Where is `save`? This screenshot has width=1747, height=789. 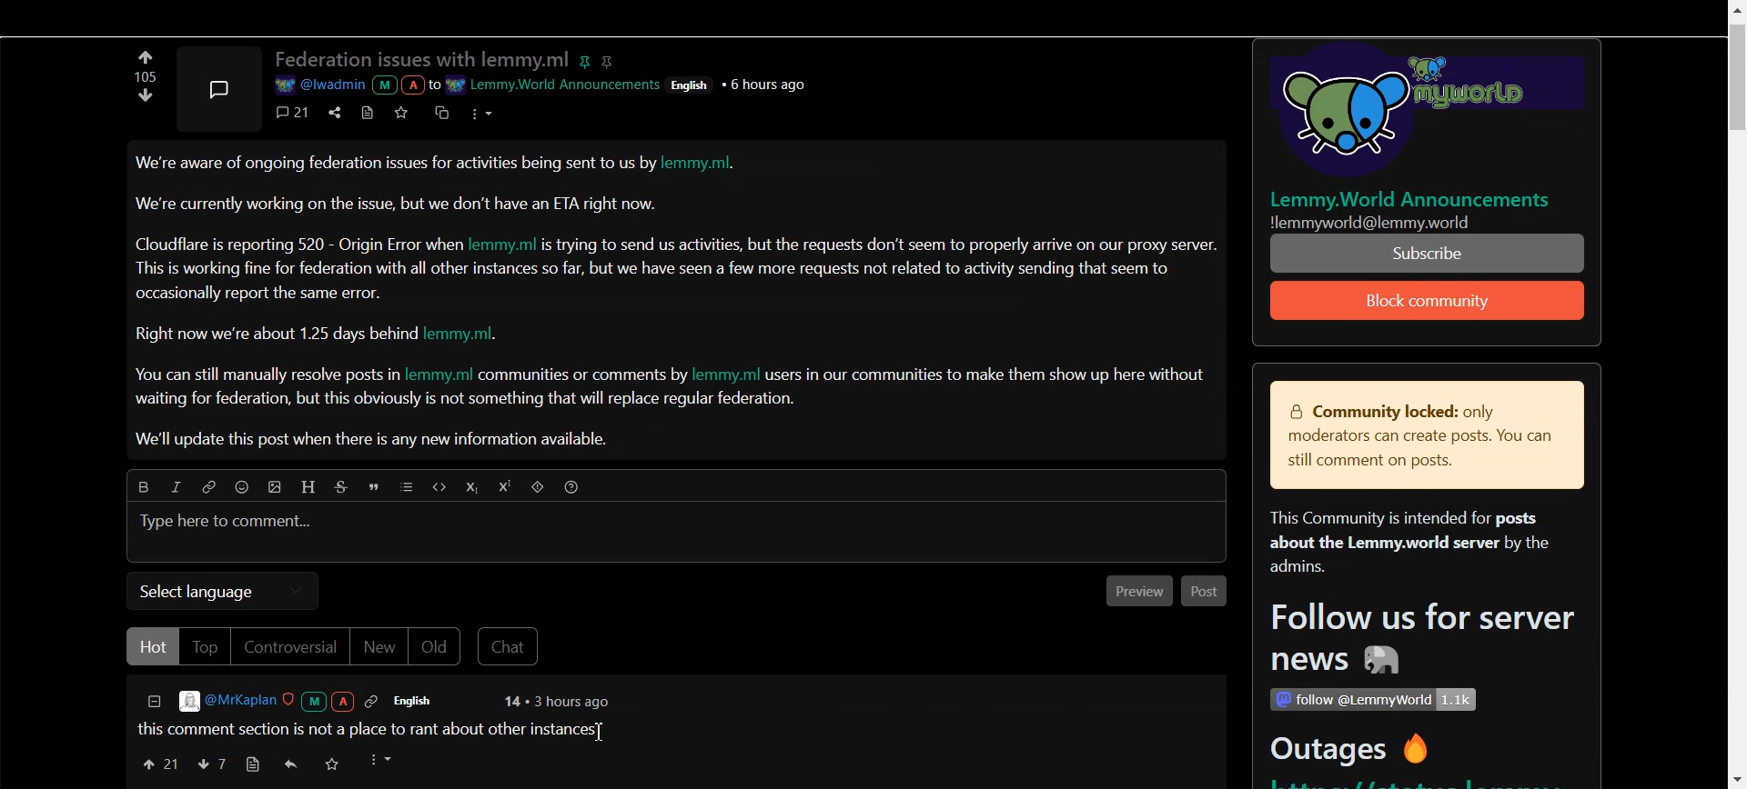 save is located at coordinates (405, 112).